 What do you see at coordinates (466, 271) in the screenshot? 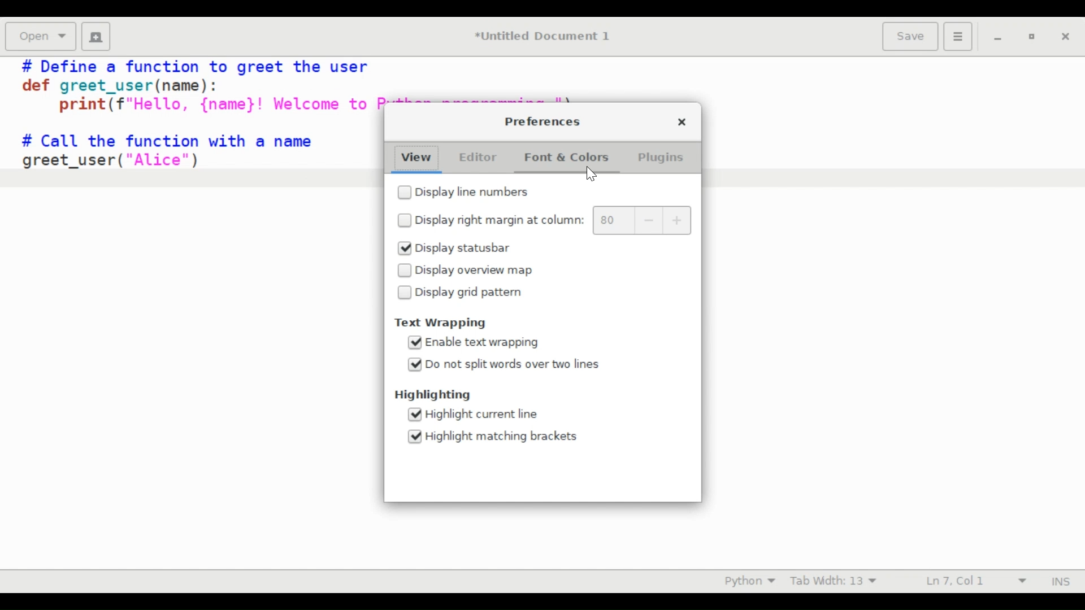
I see `(un)select Display overview map` at bounding box center [466, 271].